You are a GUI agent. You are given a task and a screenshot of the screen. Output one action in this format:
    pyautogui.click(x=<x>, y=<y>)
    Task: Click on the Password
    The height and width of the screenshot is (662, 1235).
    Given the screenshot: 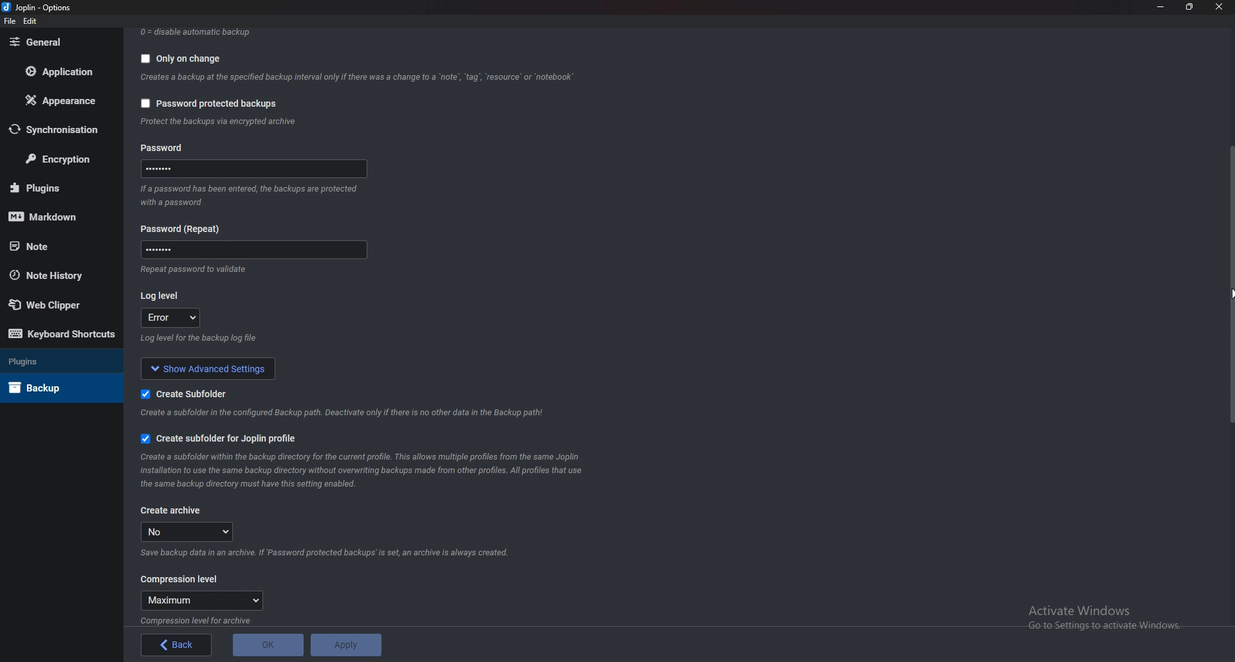 What is the action you would take?
    pyautogui.click(x=253, y=249)
    